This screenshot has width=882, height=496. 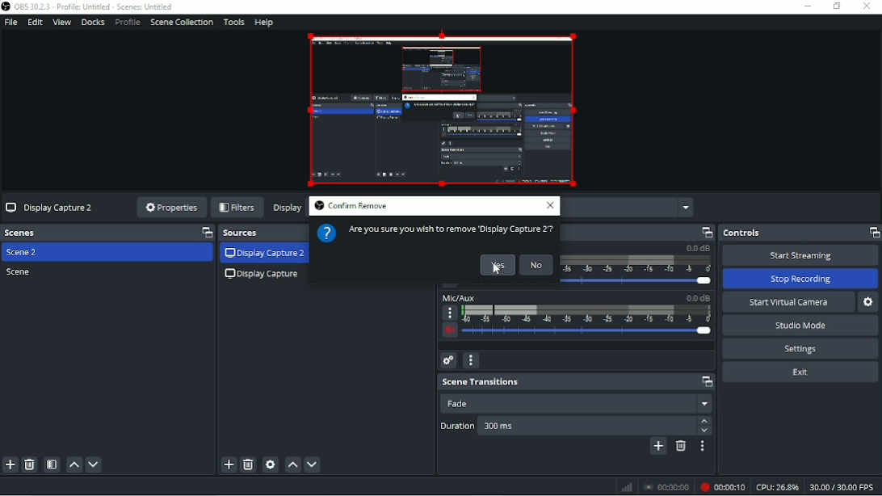 I want to click on Yes, so click(x=497, y=265).